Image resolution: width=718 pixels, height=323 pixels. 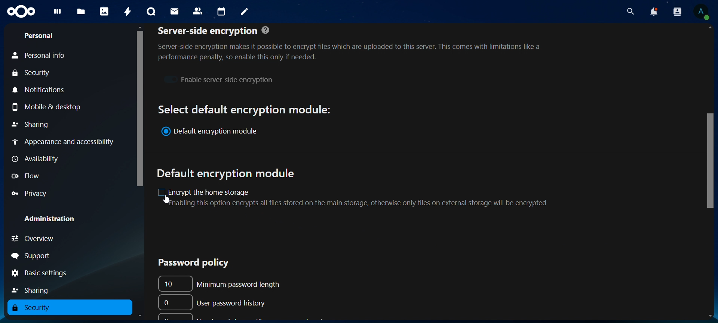 What do you see at coordinates (40, 274) in the screenshot?
I see `basic settings` at bounding box center [40, 274].